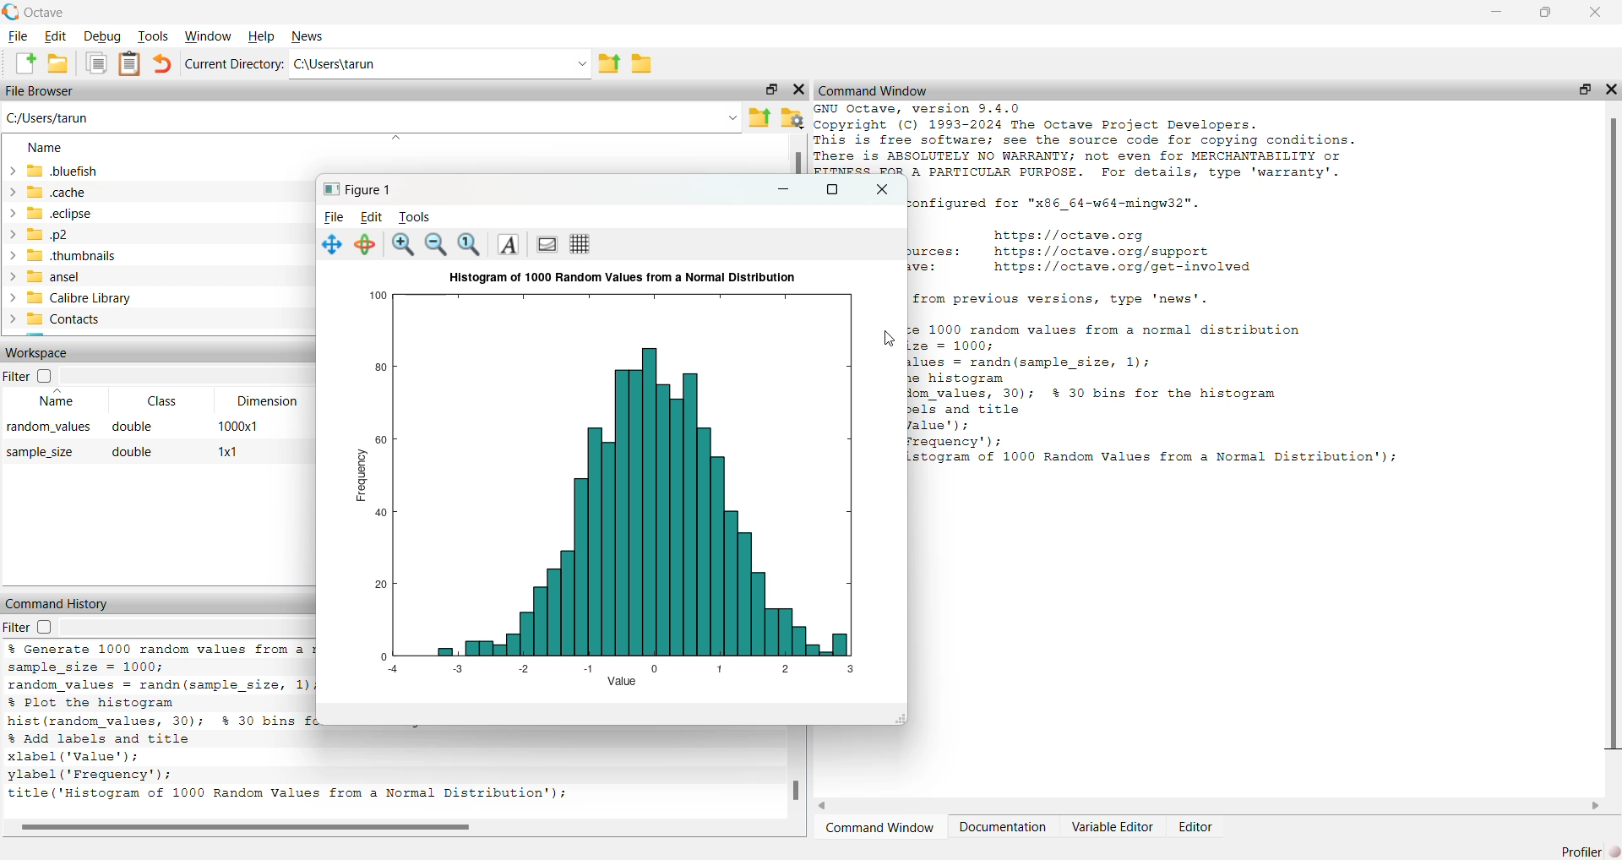  What do you see at coordinates (508, 243) in the screenshot?
I see `Text tool` at bounding box center [508, 243].